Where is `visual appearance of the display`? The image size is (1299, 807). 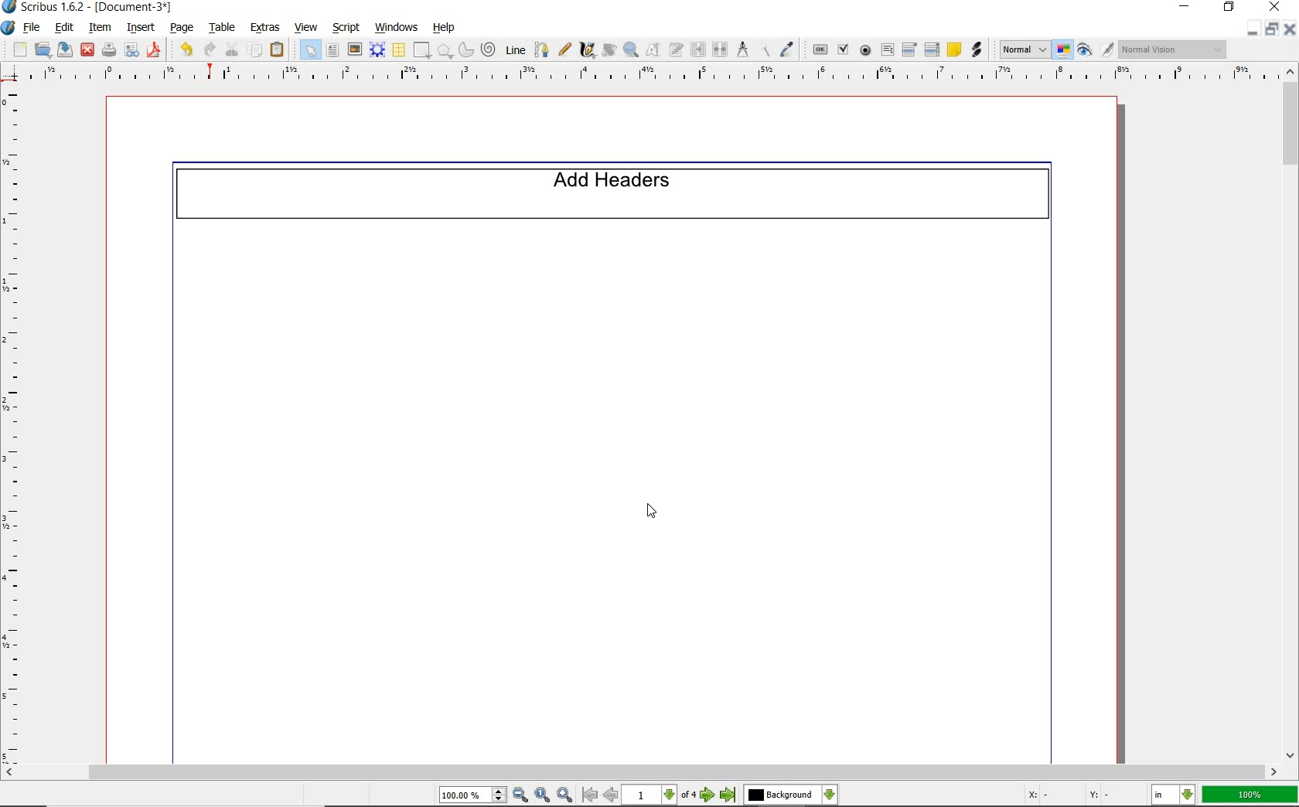
visual appearance of the display is located at coordinates (1175, 48).